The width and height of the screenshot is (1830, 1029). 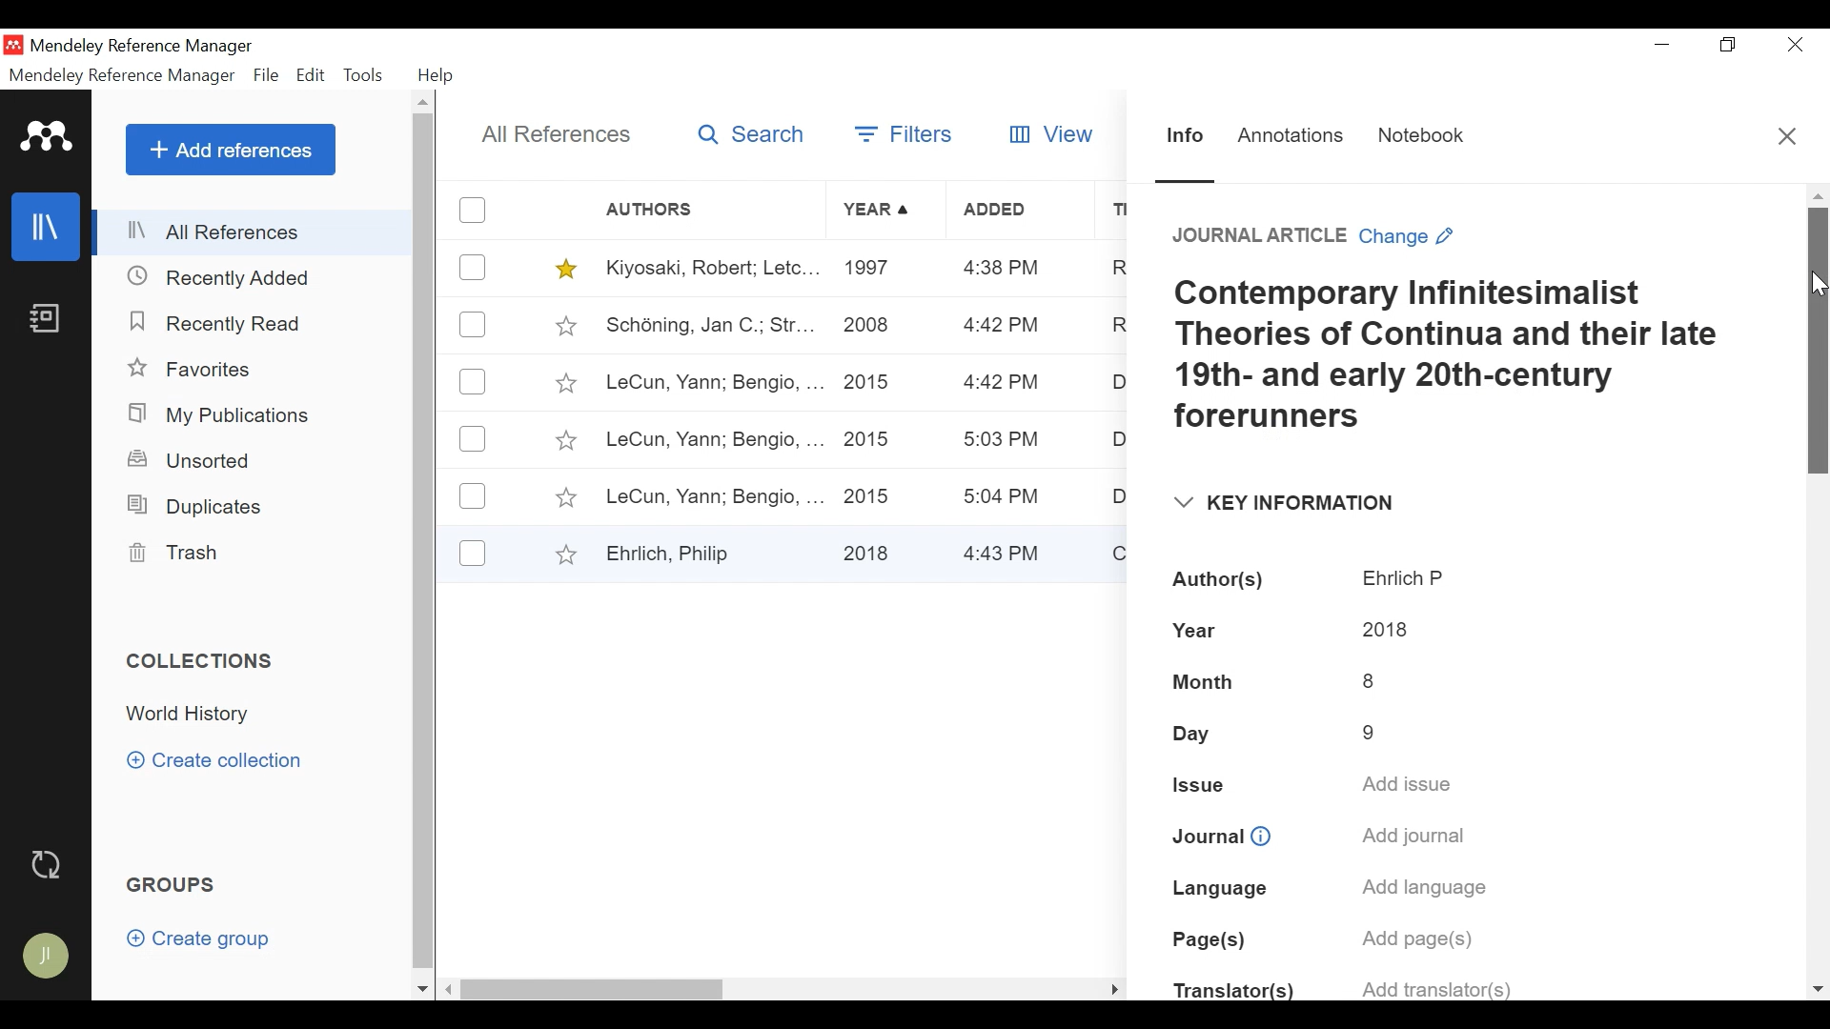 What do you see at coordinates (1209, 632) in the screenshot?
I see `Year` at bounding box center [1209, 632].